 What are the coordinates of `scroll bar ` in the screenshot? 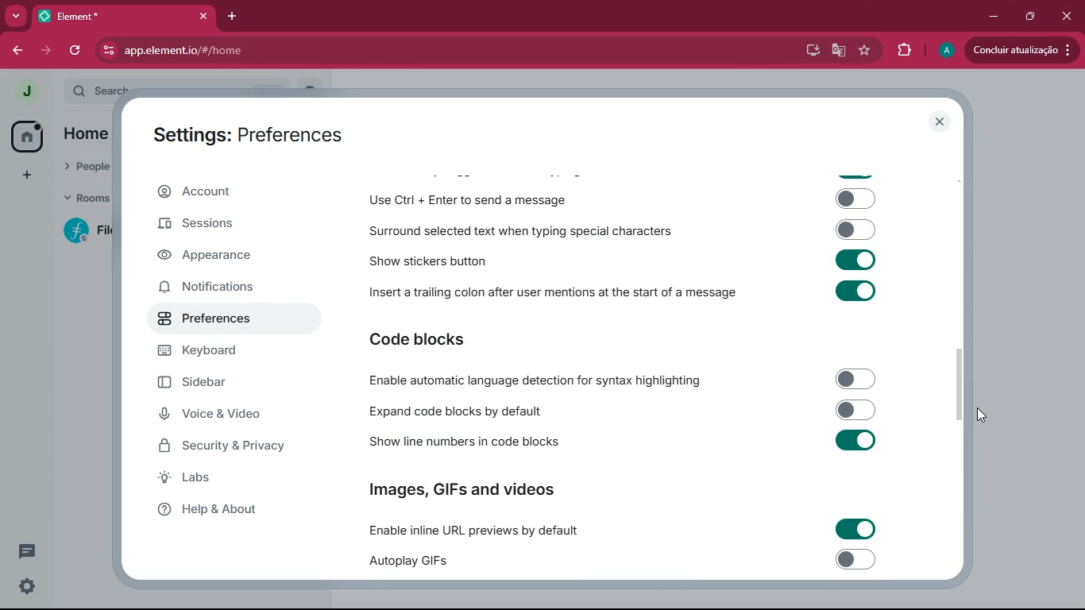 It's located at (953, 384).